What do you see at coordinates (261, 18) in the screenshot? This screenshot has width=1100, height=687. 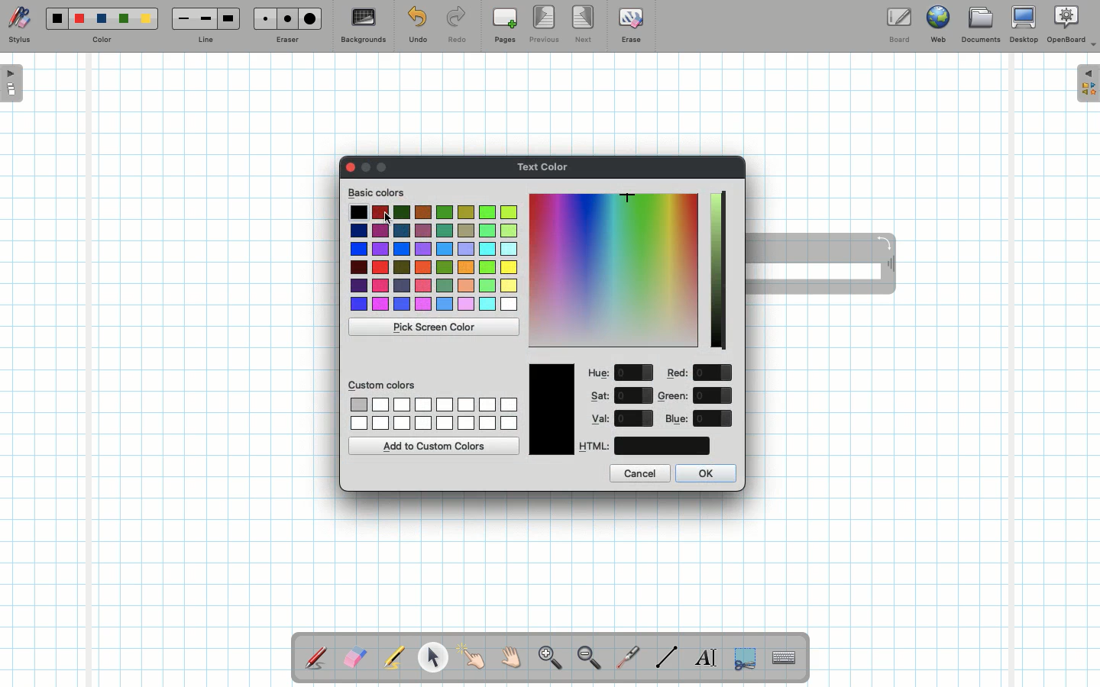 I see `Small eraser` at bounding box center [261, 18].